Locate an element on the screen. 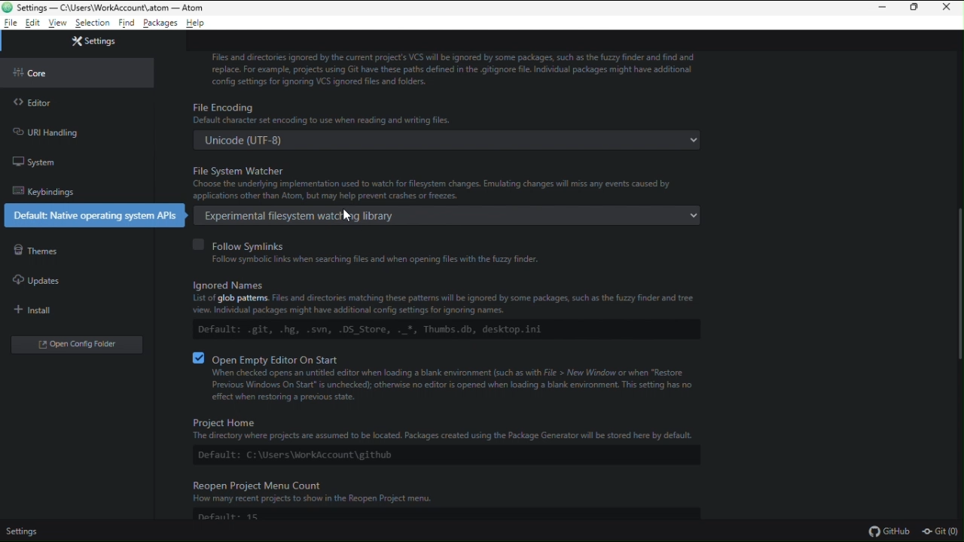 The image size is (964, 542). github is located at coordinates (888, 531).